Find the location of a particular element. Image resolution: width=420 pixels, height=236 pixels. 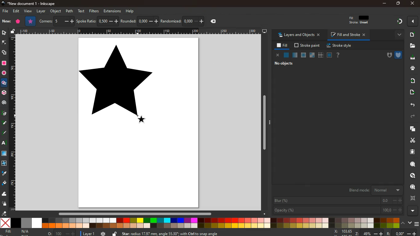

stroke style is located at coordinates (340, 46).